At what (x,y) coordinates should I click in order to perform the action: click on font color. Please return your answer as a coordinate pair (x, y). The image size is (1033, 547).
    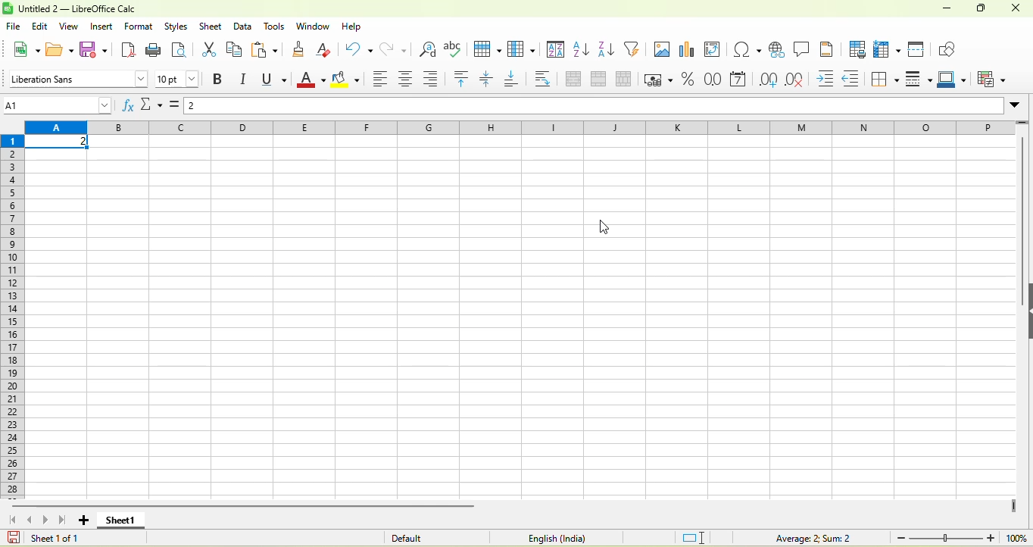
    Looking at the image, I should click on (315, 80).